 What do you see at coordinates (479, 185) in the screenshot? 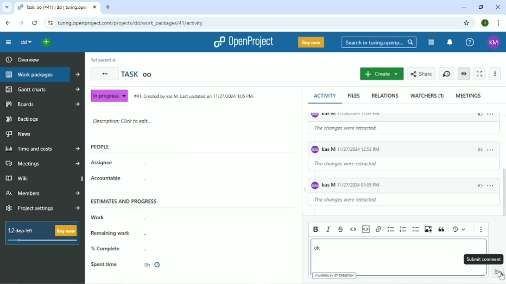
I see `#4` at bounding box center [479, 185].